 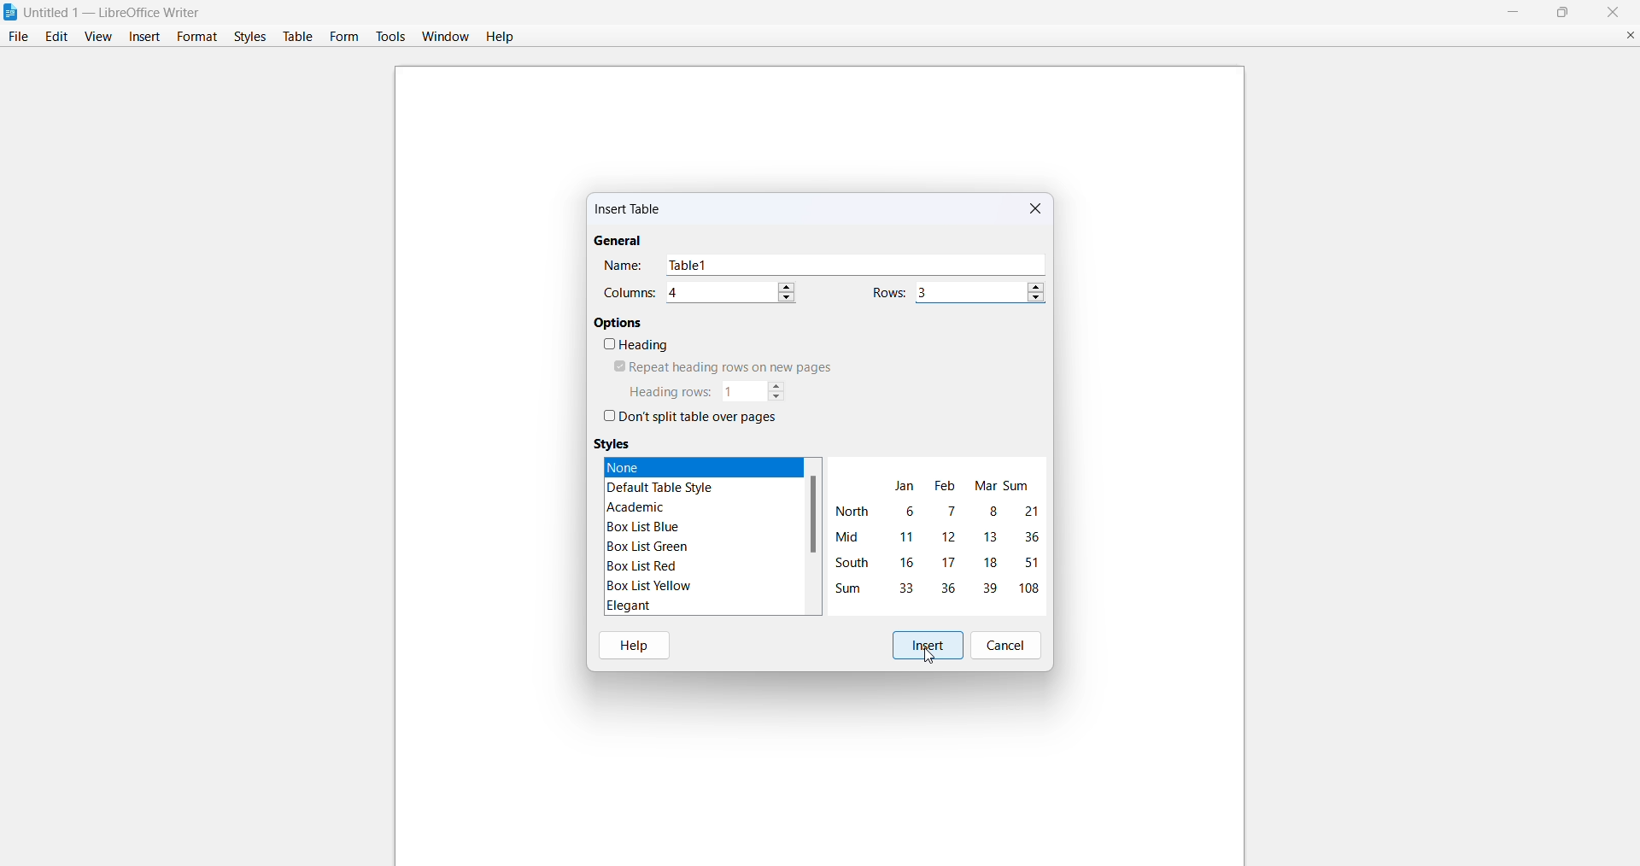 What do you see at coordinates (619, 322) in the screenshot?
I see `options` at bounding box center [619, 322].